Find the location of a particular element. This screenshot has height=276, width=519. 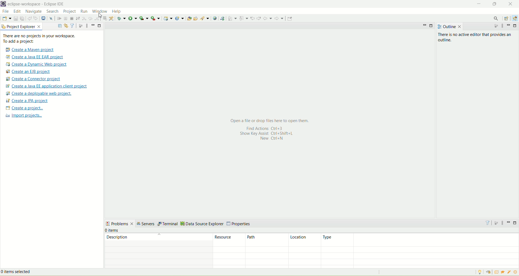

data source explorer is located at coordinates (202, 223).